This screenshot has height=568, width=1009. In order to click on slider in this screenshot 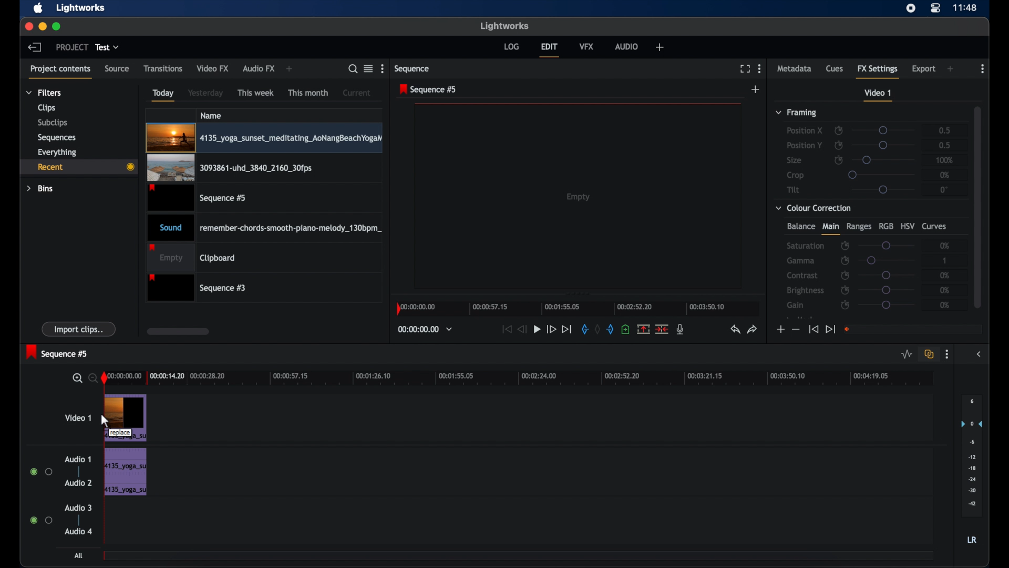, I will do `click(883, 159)`.